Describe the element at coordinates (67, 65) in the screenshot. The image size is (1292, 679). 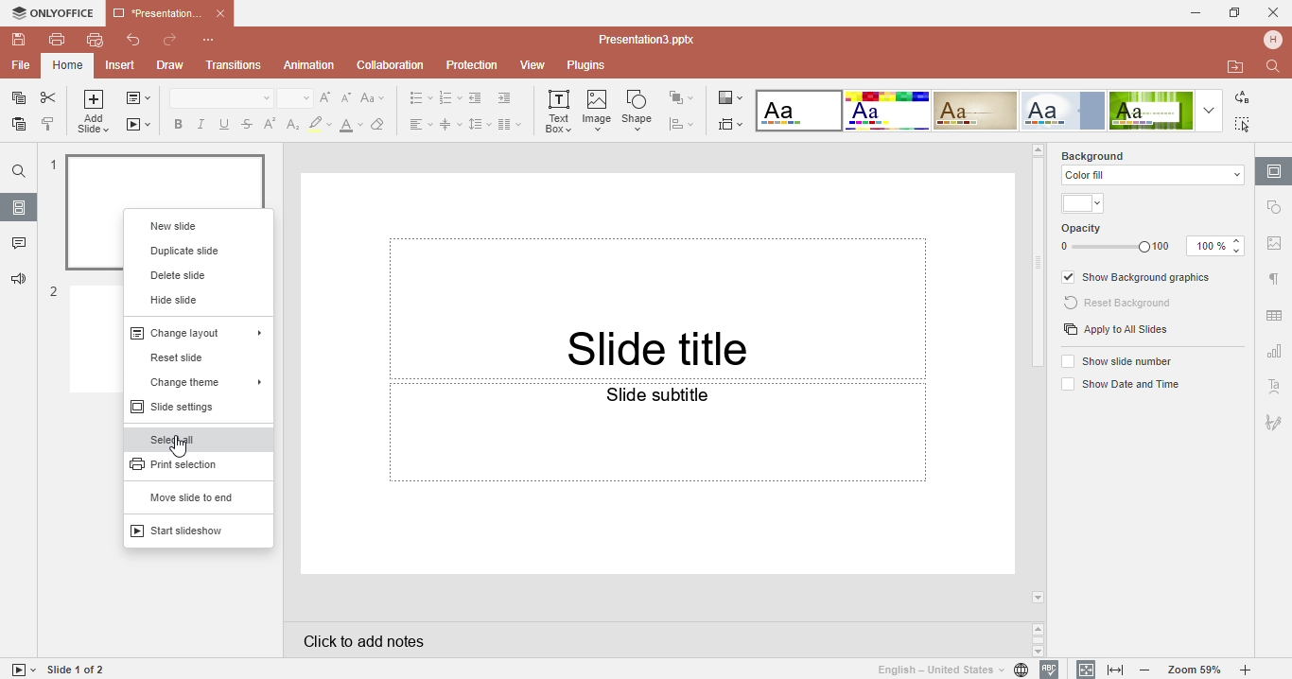
I see `Home` at that location.